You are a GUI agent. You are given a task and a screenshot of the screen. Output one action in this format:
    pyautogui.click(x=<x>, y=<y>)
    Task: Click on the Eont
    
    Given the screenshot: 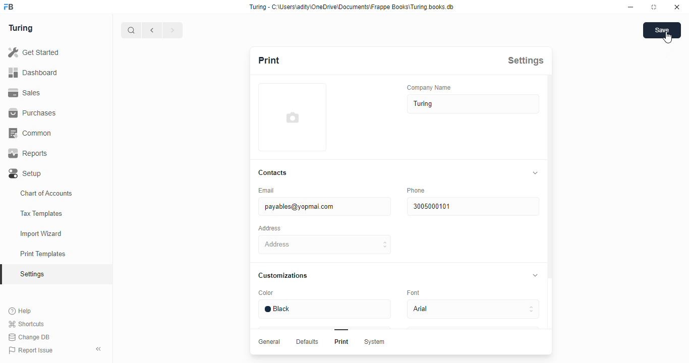 What is the action you would take?
    pyautogui.click(x=415, y=291)
    